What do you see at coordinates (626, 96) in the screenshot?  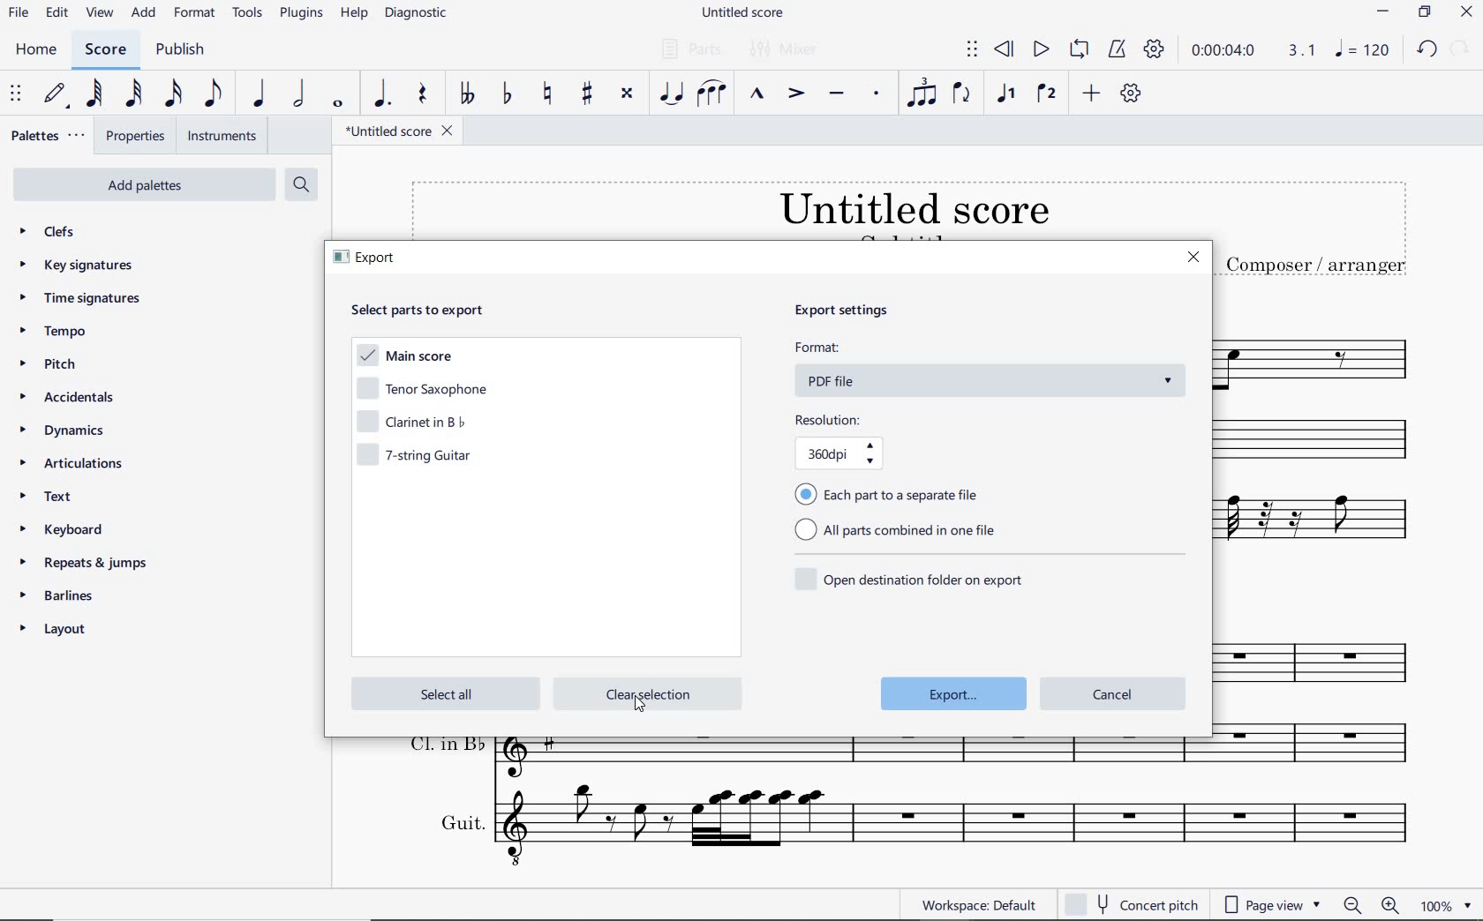 I see `TOGGLE DOUBLE-SHARP` at bounding box center [626, 96].